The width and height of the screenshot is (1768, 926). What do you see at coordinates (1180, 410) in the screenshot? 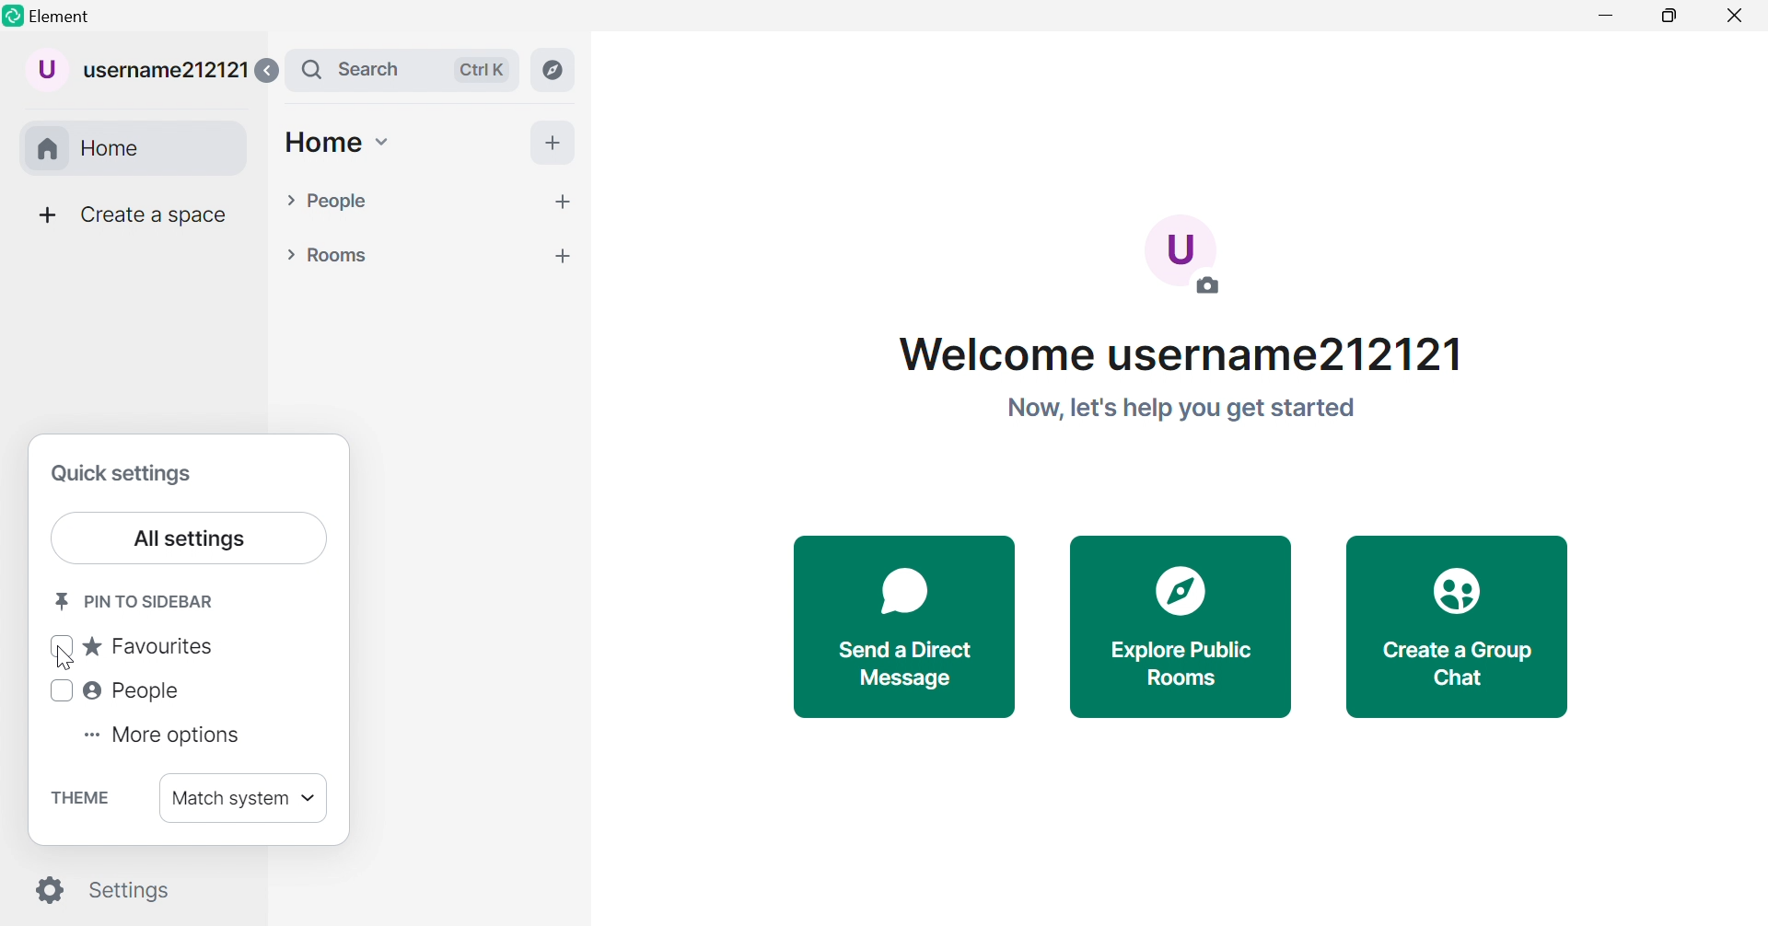
I see `Now, let's help you get started` at bounding box center [1180, 410].